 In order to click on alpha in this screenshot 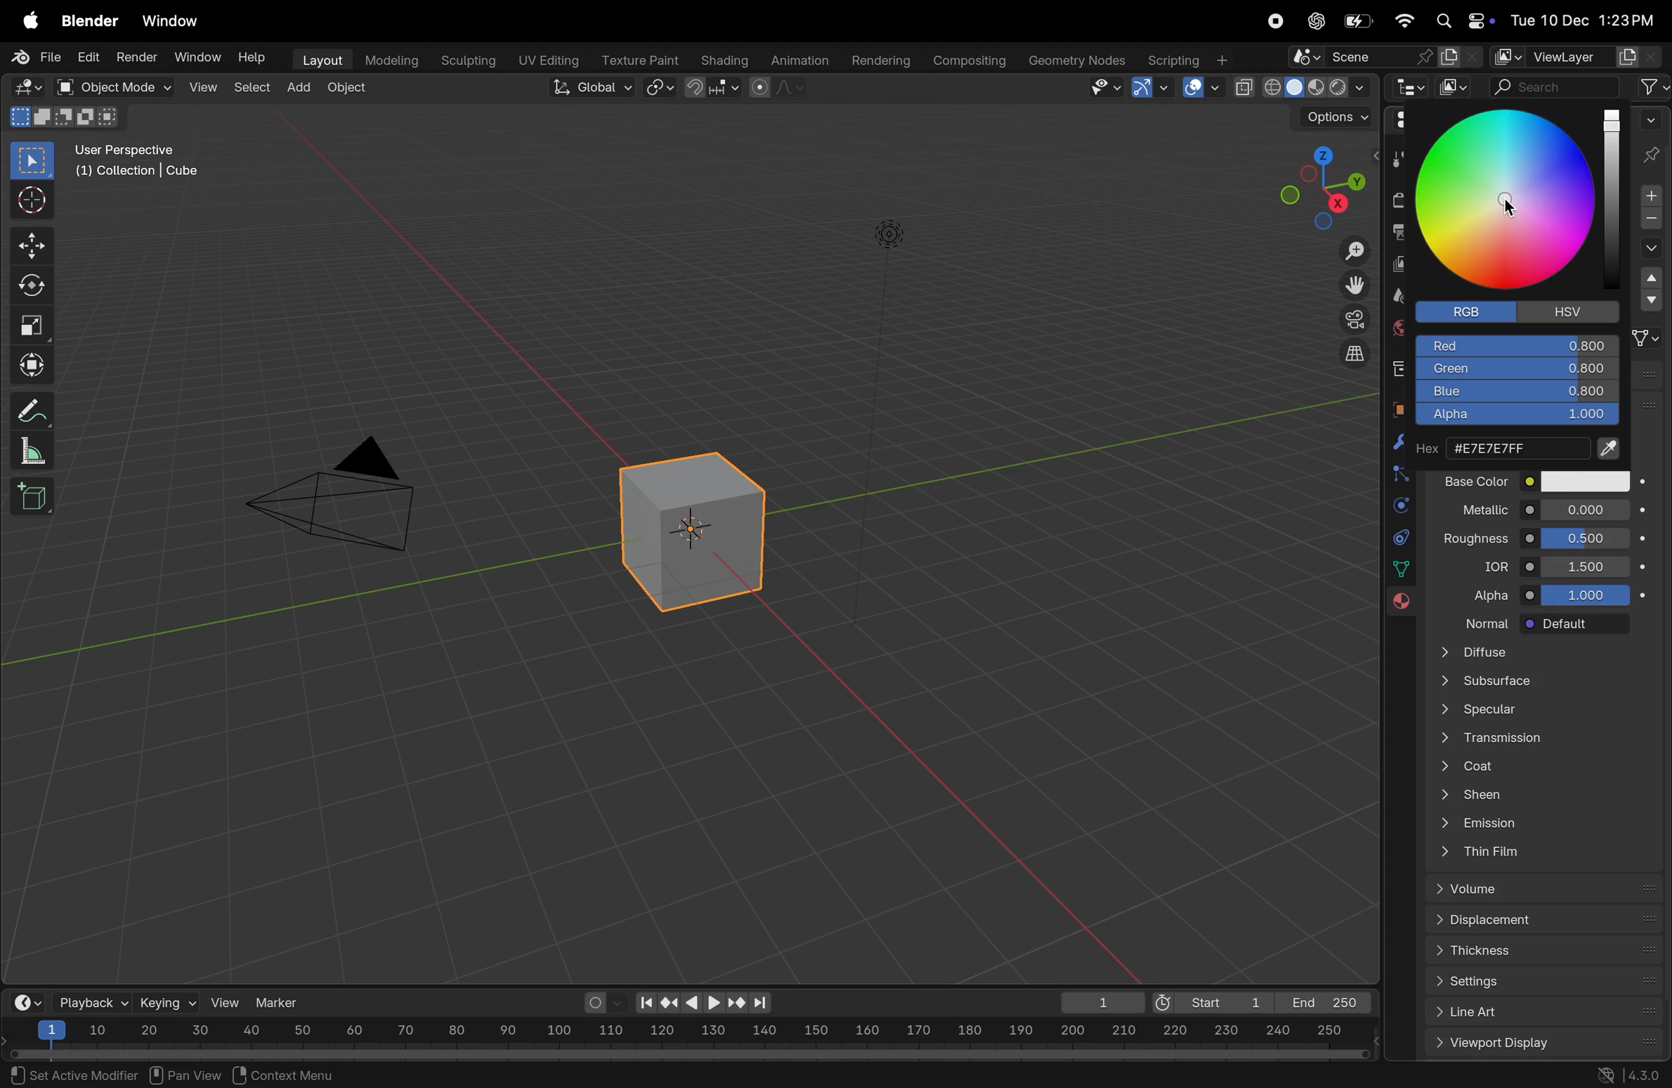, I will do `click(1513, 418)`.